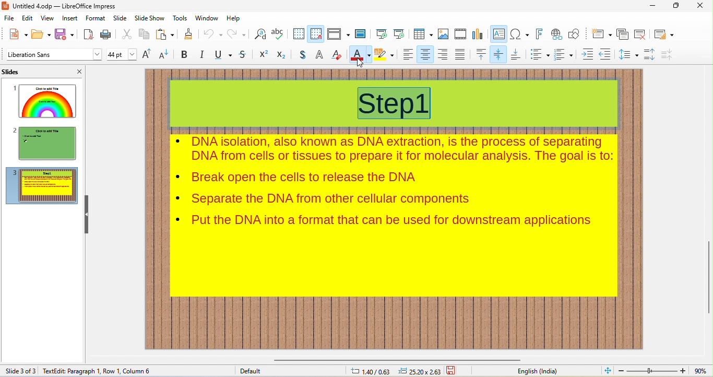 The image size is (713, 377). I want to click on image, so click(443, 34).